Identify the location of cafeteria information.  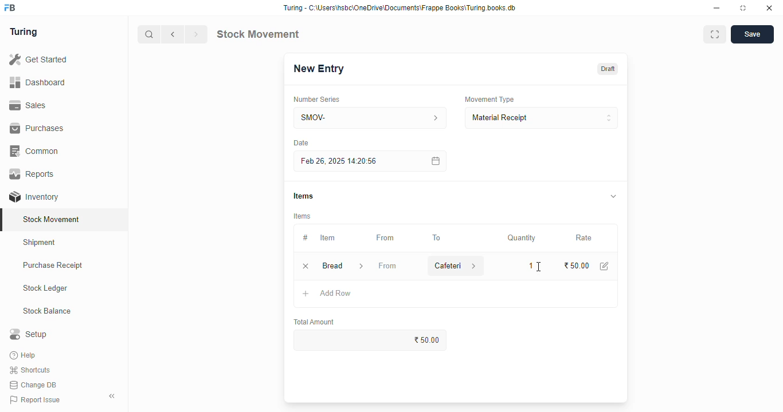
(475, 266).